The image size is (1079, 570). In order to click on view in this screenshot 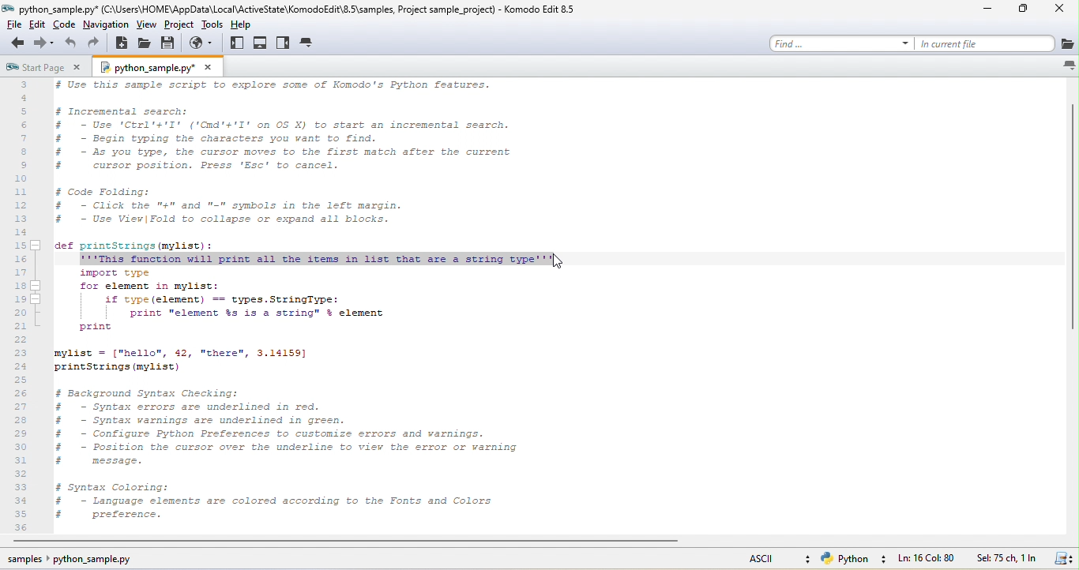, I will do `click(145, 25)`.